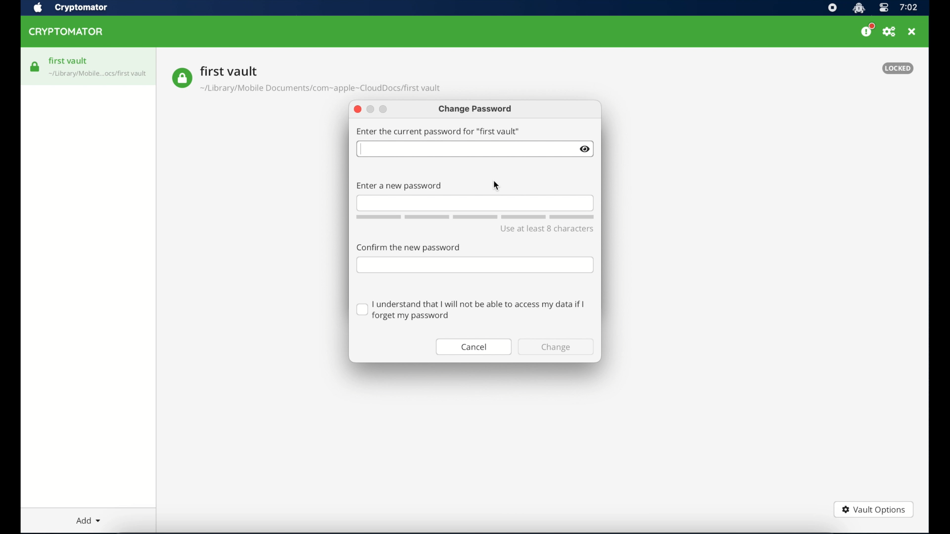  Describe the element at coordinates (37, 8) in the screenshot. I see `apple icon` at that location.